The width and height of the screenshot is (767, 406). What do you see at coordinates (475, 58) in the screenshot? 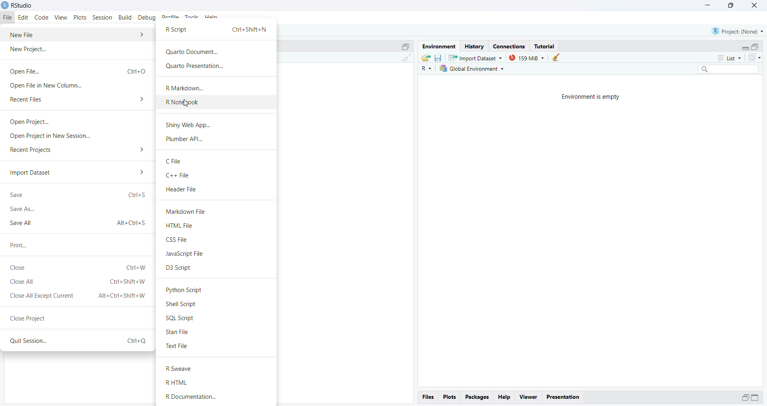
I see `Import dataset` at bounding box center [475, 58].